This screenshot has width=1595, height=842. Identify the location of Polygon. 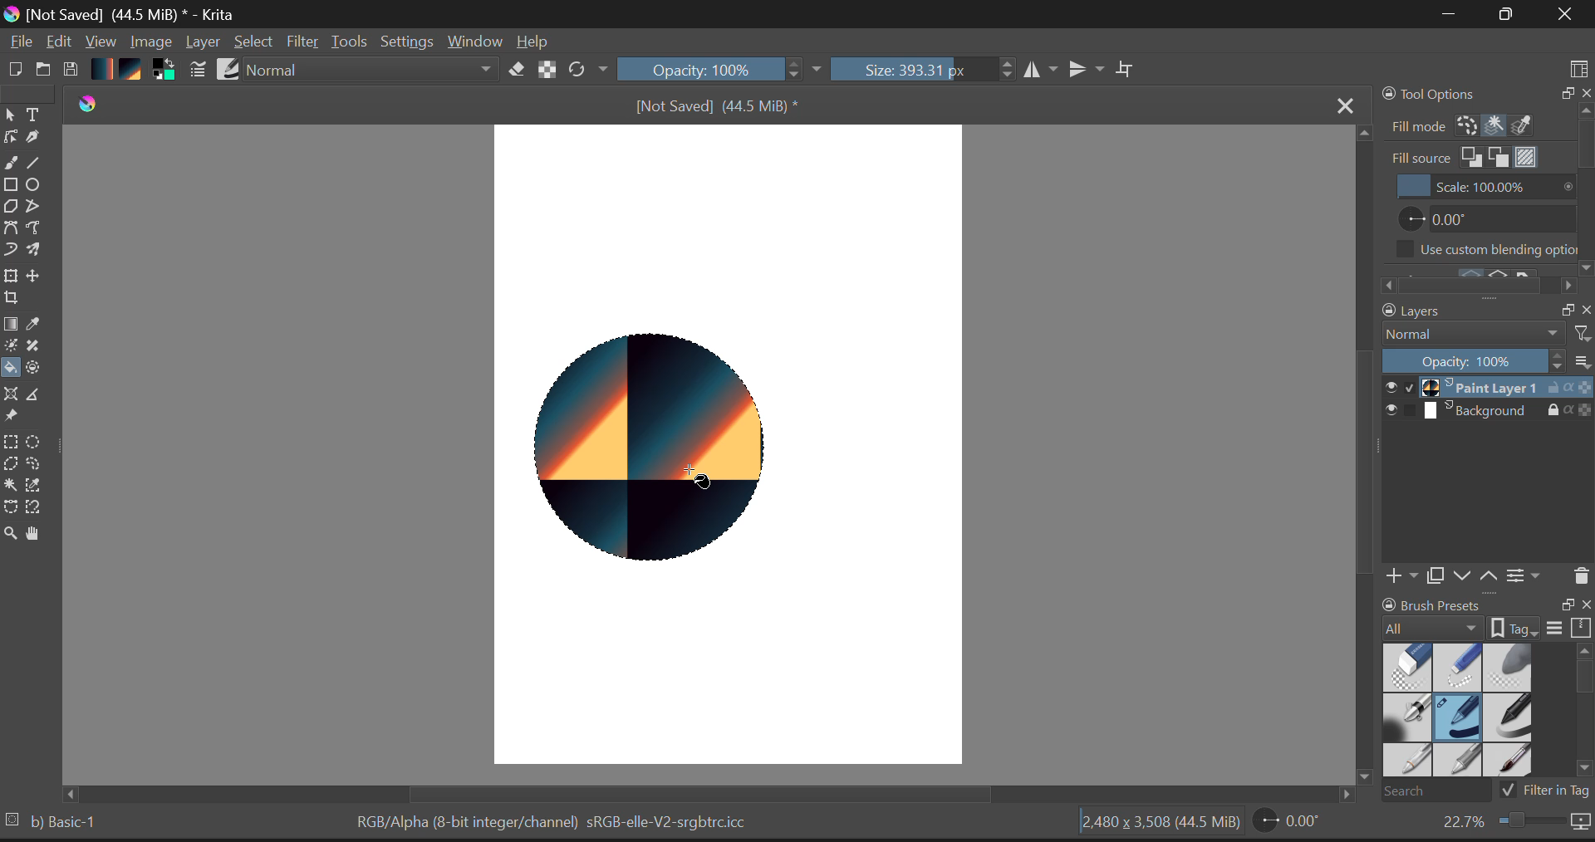
(12, 210).